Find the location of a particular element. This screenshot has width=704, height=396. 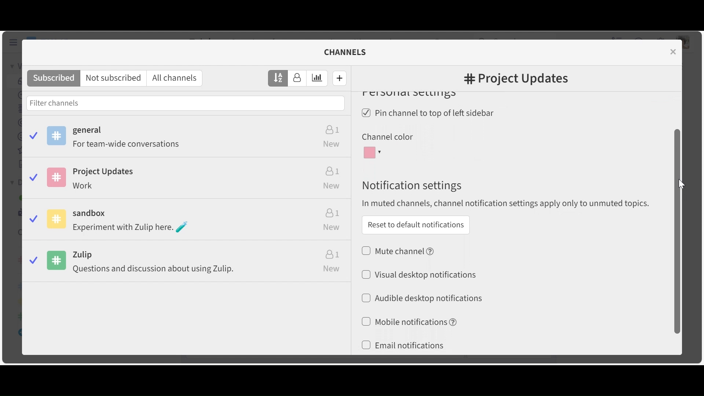

In muted channels, channel notification settings apply to only to unmuted topics is located at coordinates (509, 204).